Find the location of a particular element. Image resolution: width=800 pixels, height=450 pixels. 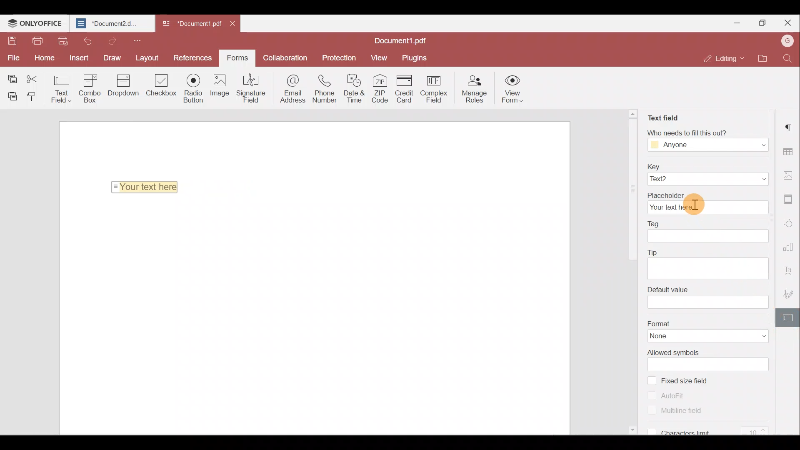

Document1.pdf is located at coordinates (405, 39).